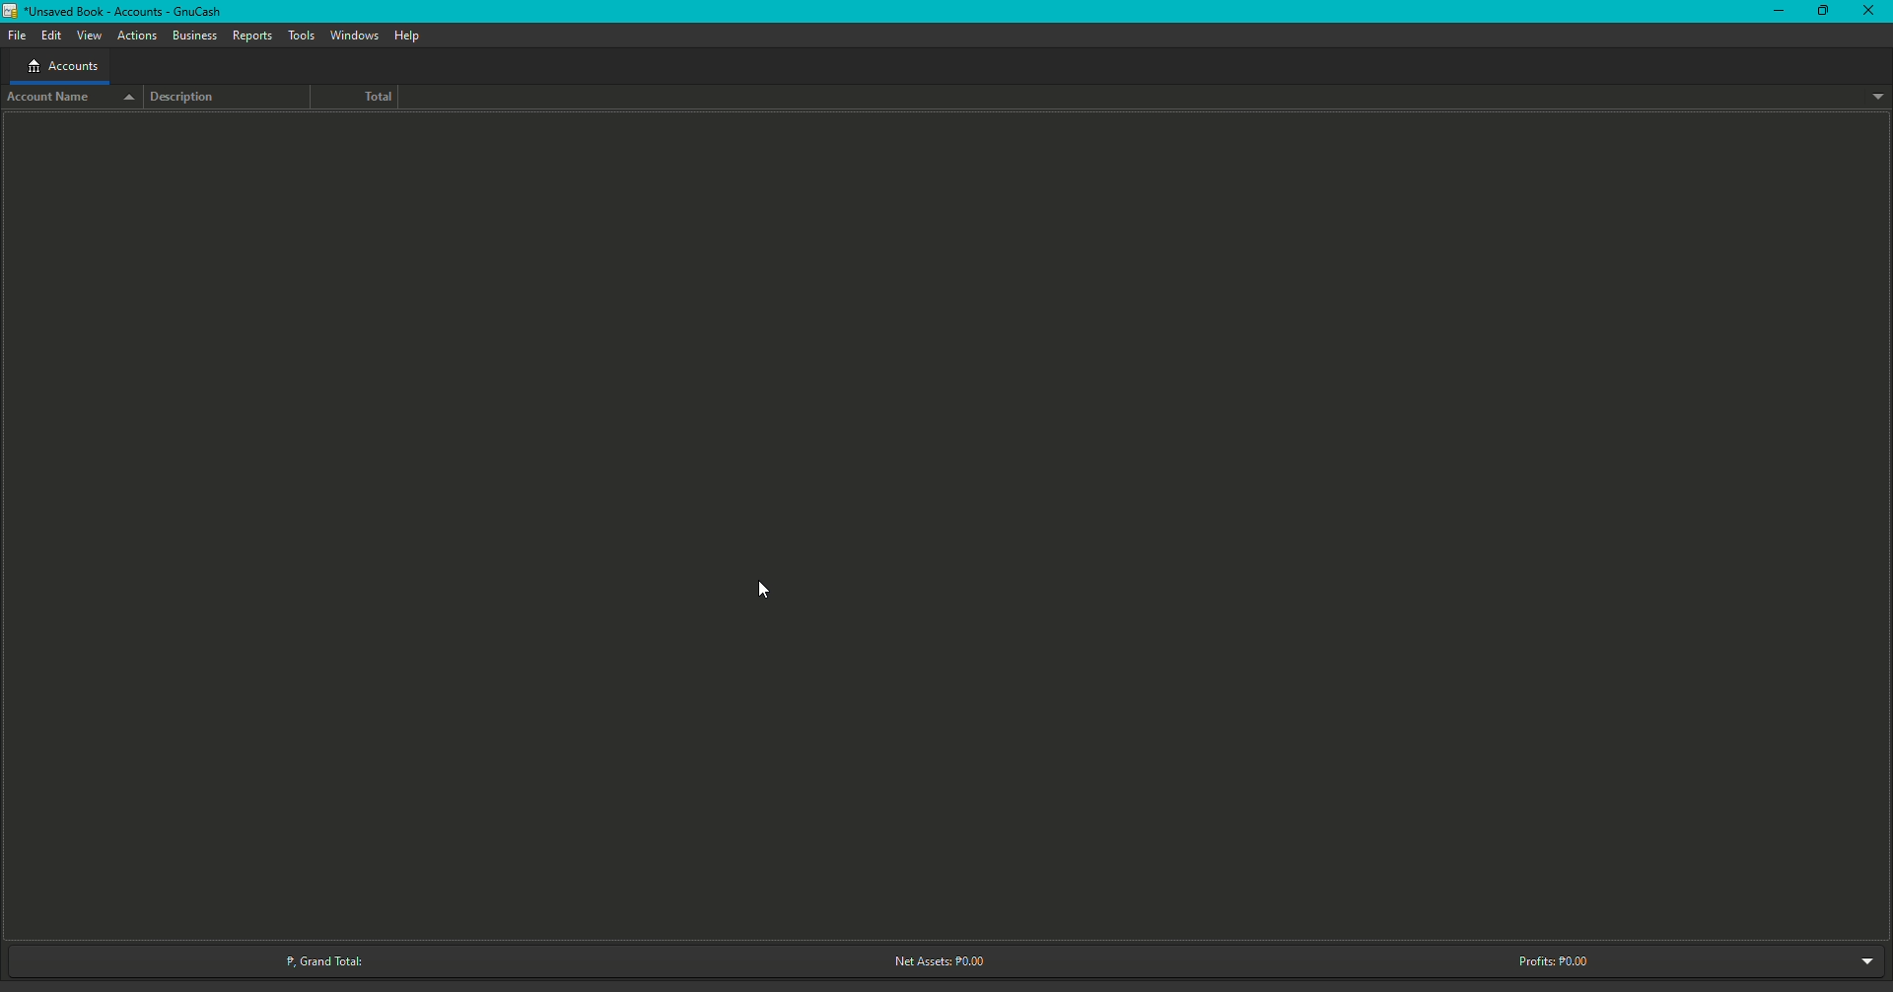 This screenshot has height=992, width=1893. I want to click on Description, so click(194, 97).